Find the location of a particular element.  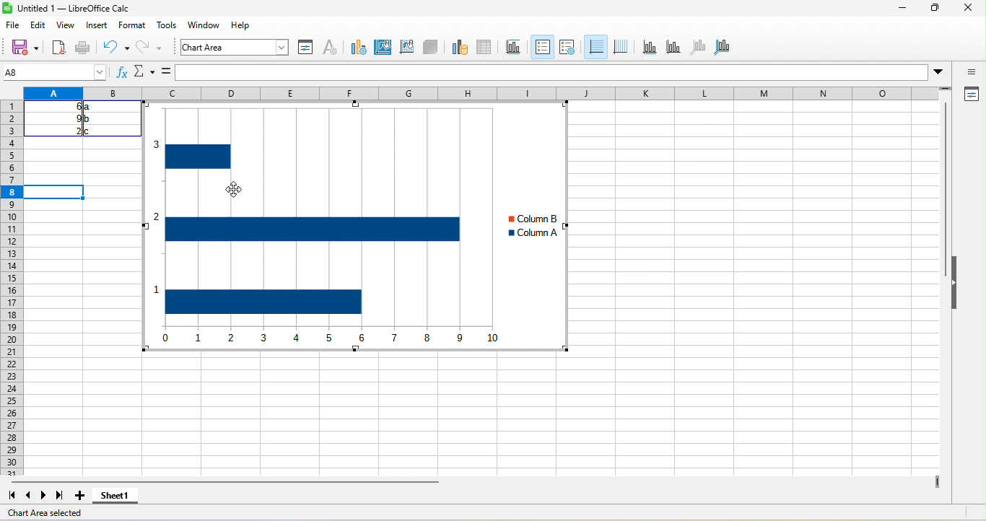

3d view is located at coordinates (429, 47).